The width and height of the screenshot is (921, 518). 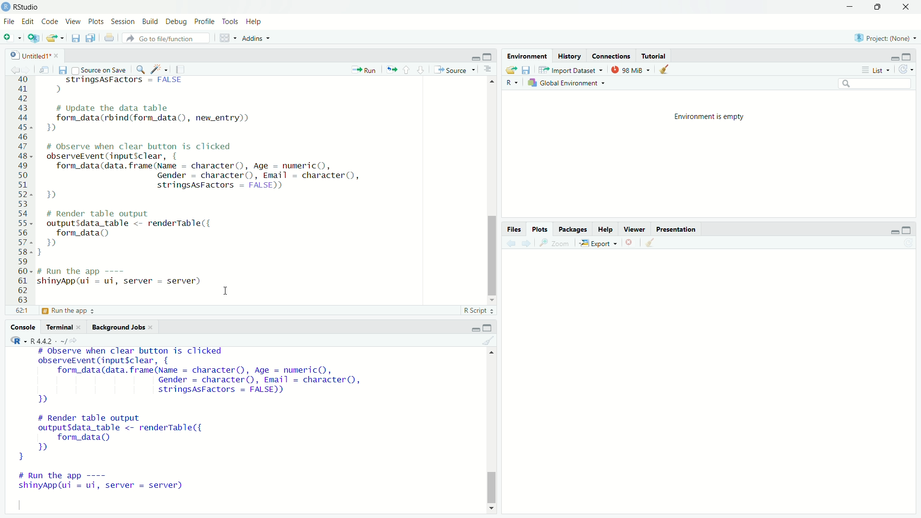 I want to click on close, so click(x=82, y=327).